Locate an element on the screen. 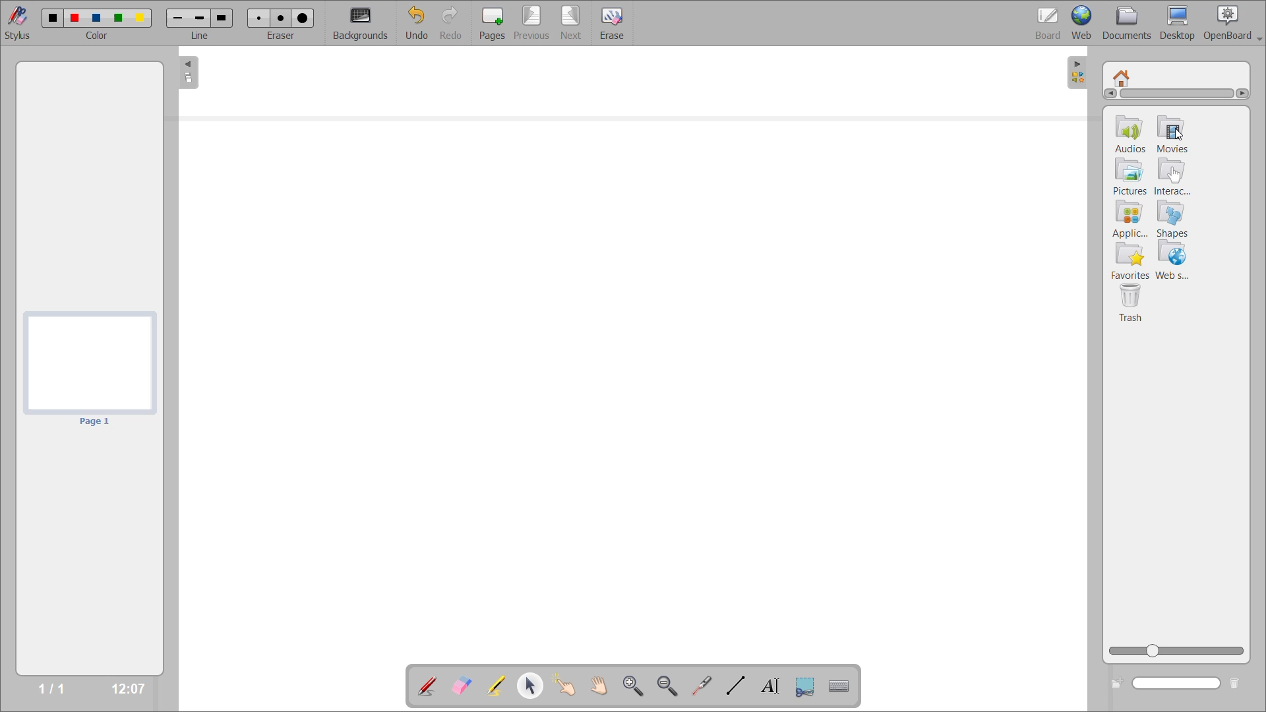 The image size is (1266, 712). next is located at coordinates (570, 22).